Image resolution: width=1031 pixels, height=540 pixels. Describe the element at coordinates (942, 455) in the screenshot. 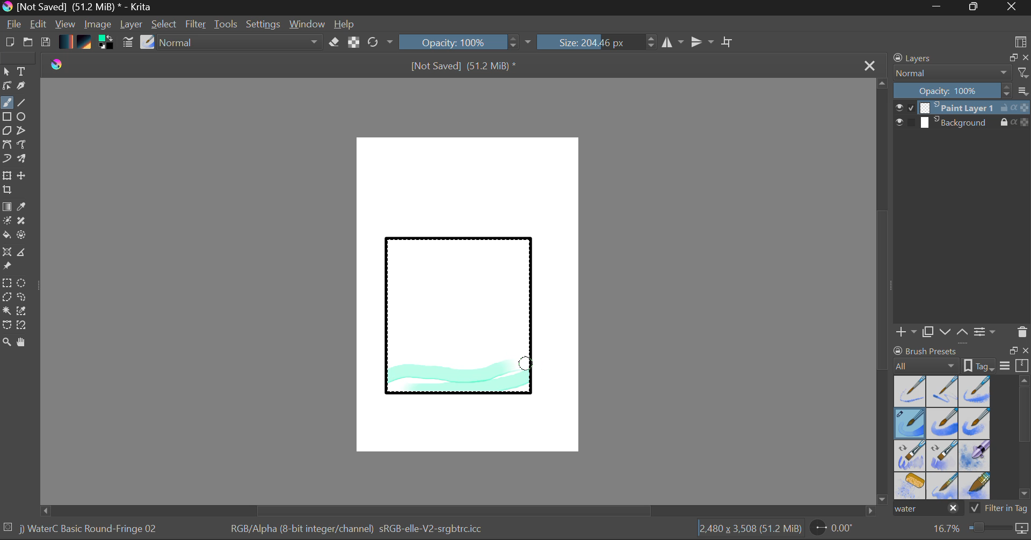

I see `Water C - Decay Tilt` at that location.